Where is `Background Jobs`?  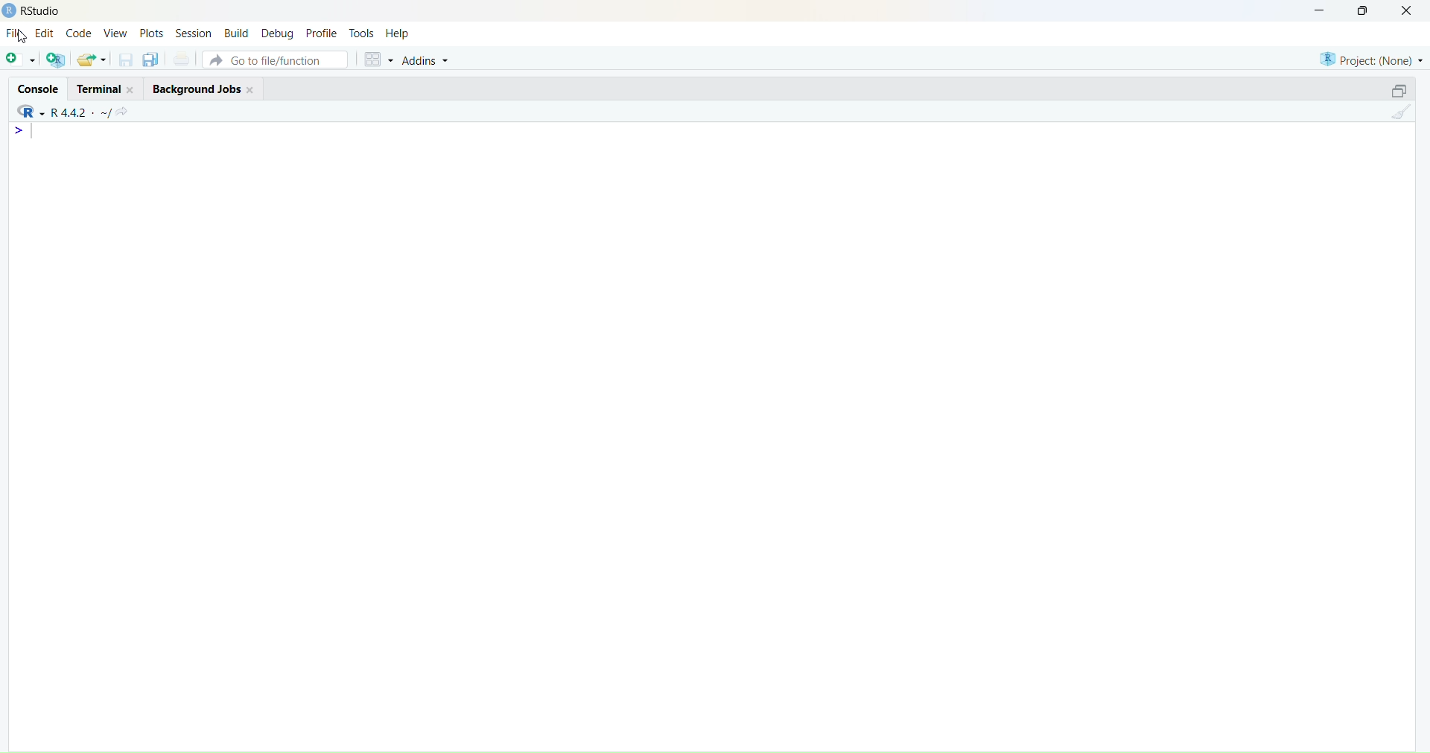
Background Jobs is located at coordinates (199, 87).